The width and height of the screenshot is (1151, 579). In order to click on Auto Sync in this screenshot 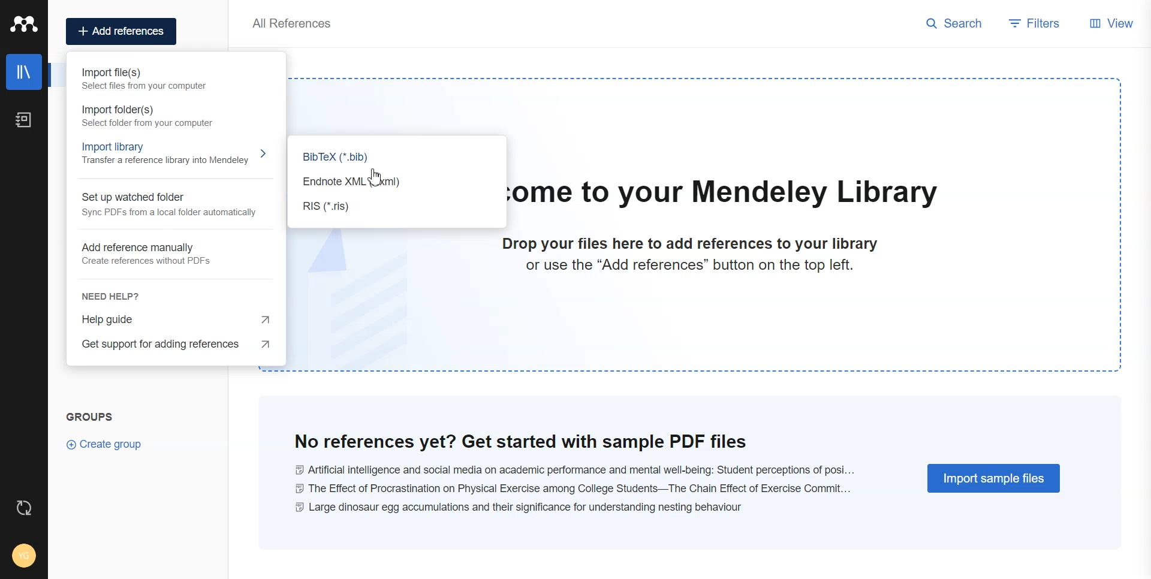, I will do `click(22, 507)`.